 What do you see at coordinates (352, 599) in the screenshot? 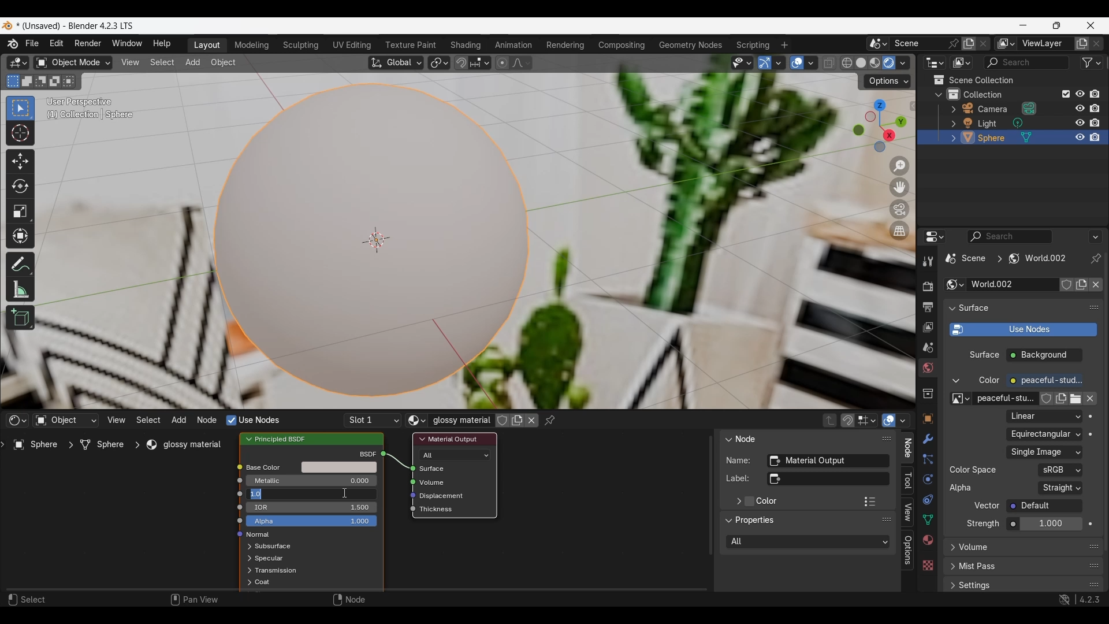
I see `Node` at bounding box center [352, 599].